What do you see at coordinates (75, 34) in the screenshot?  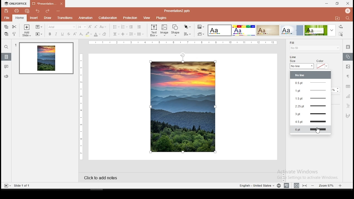 I see `superscript` at bounding box center [75, 34].